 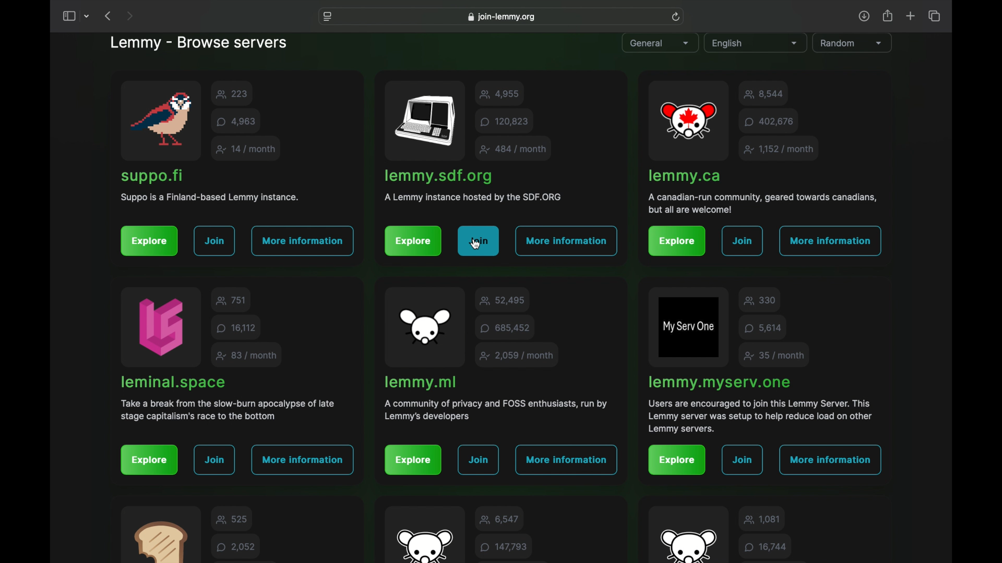 What do you see at coordinates (688, 544) in the screenshot?
I see `lemmy` at bounding box center [688, 544].